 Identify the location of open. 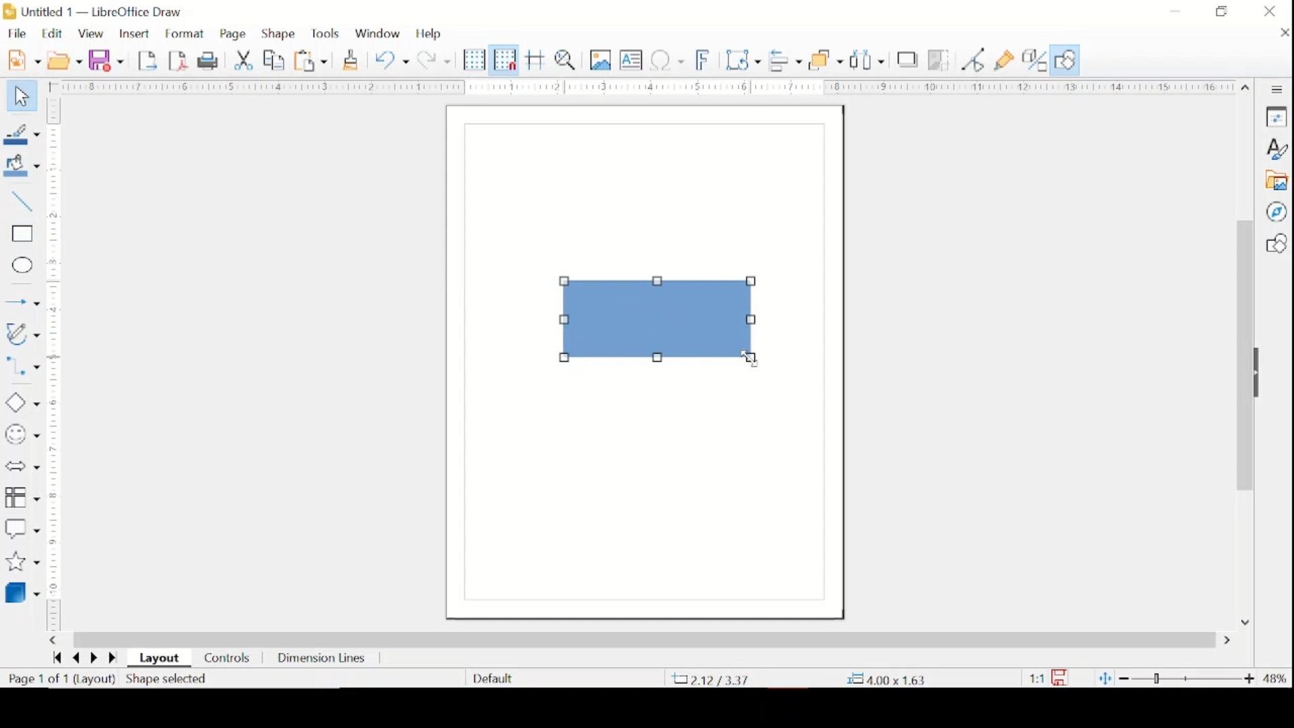
(65, 59).